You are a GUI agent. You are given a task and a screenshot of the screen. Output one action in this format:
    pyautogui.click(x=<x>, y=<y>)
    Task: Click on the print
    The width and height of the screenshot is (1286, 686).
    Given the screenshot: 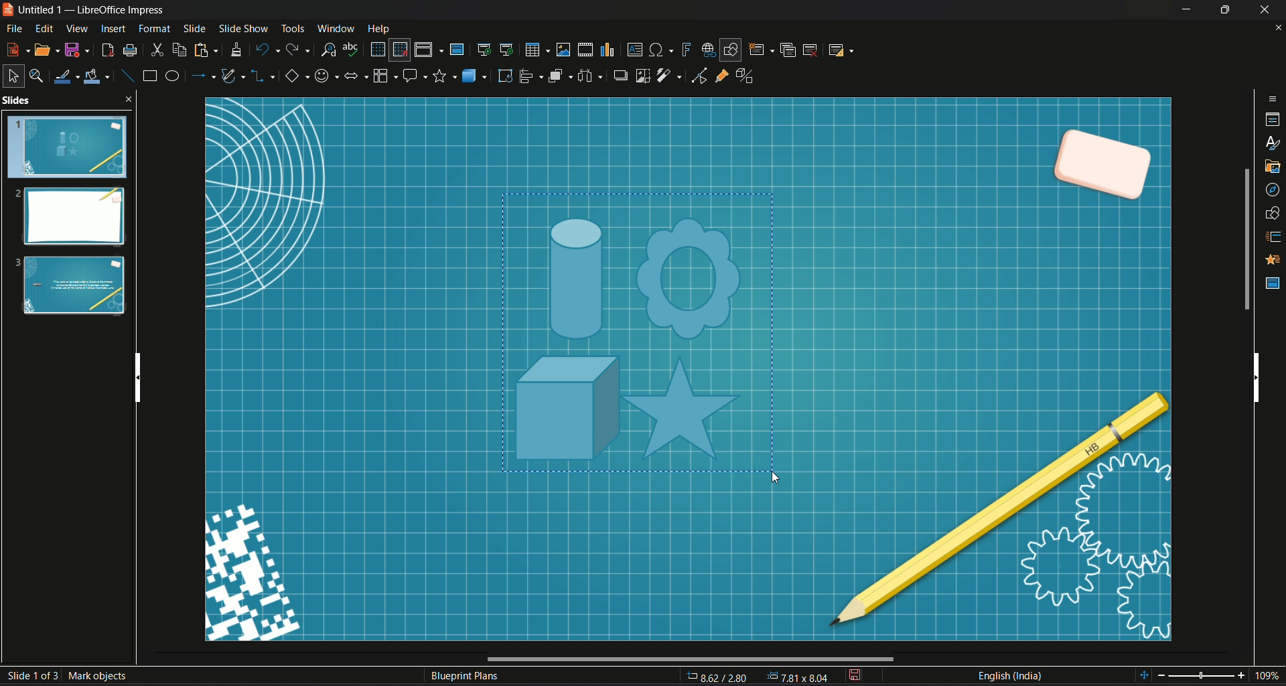 What is the action you would take?
    pyautogui.click(x=130, y=50)
    